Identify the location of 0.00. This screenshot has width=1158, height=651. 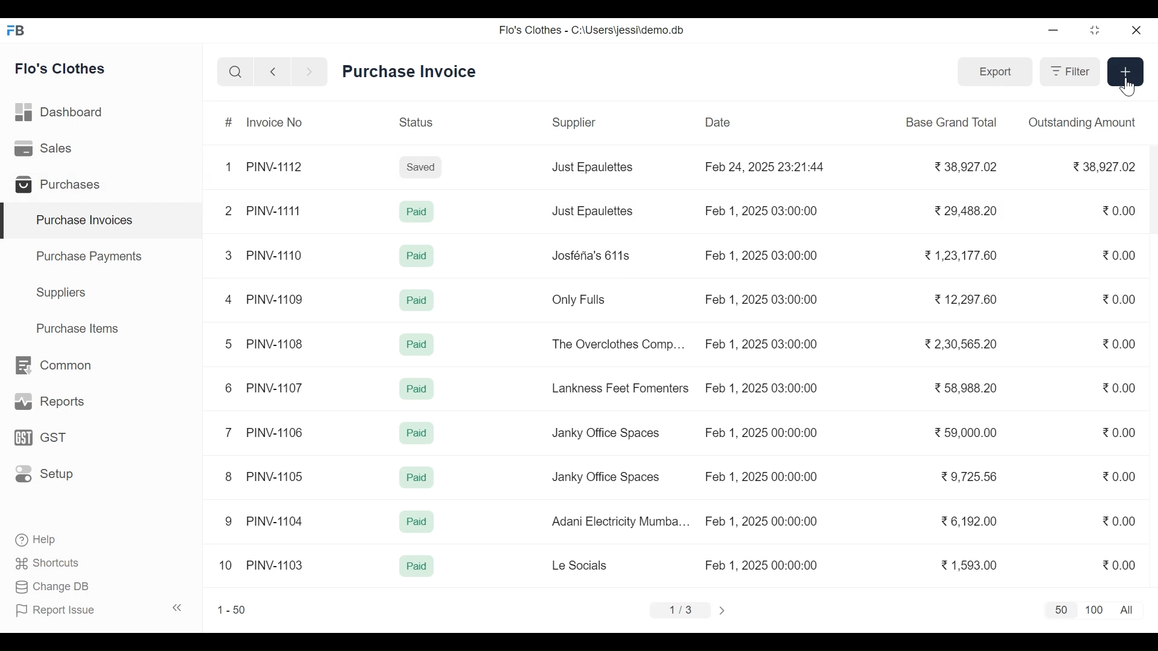
(1121, 211).